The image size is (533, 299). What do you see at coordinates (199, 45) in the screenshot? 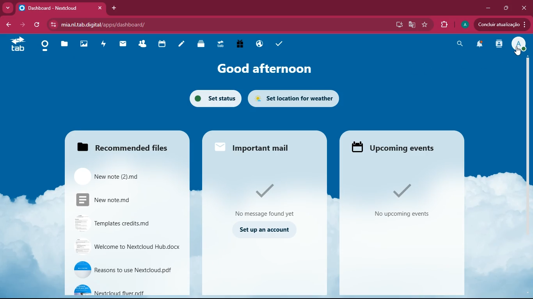
I see `layers` at bounding box center [199, 45].